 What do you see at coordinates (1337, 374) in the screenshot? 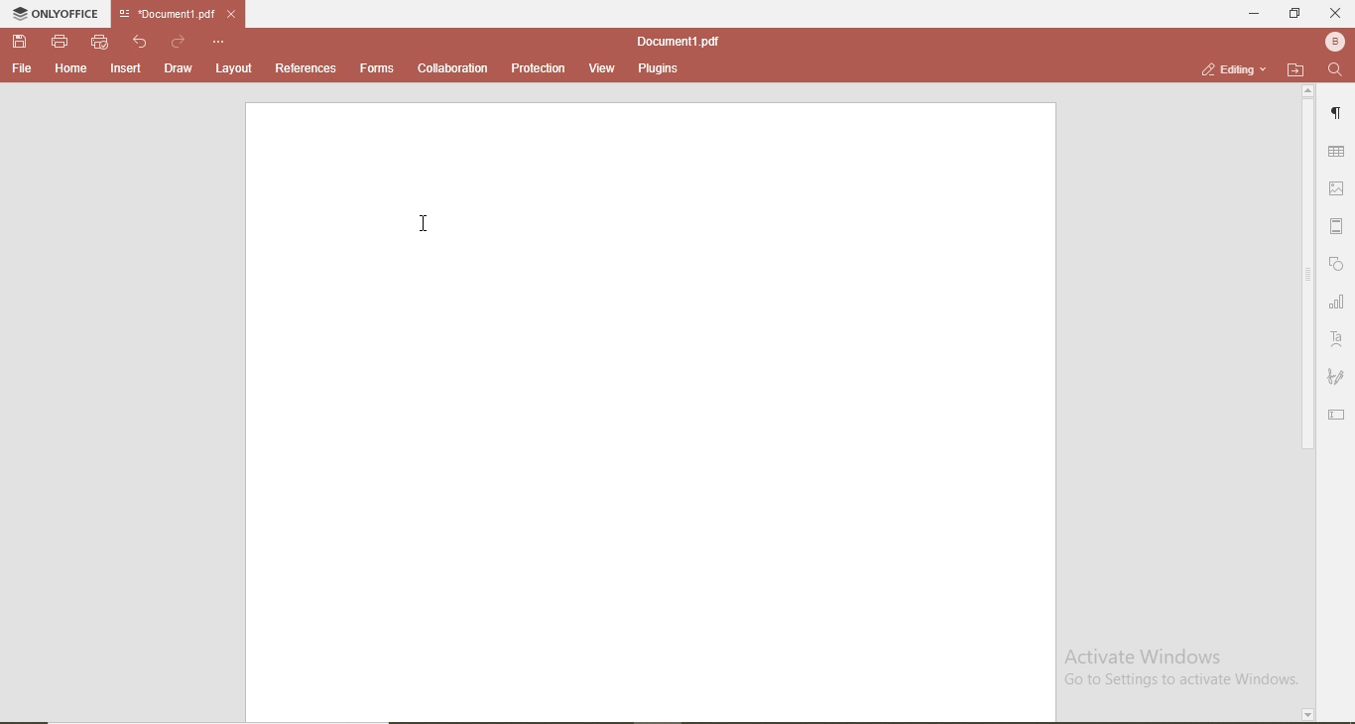
I see `signature` at bounding box center [1337, 374].